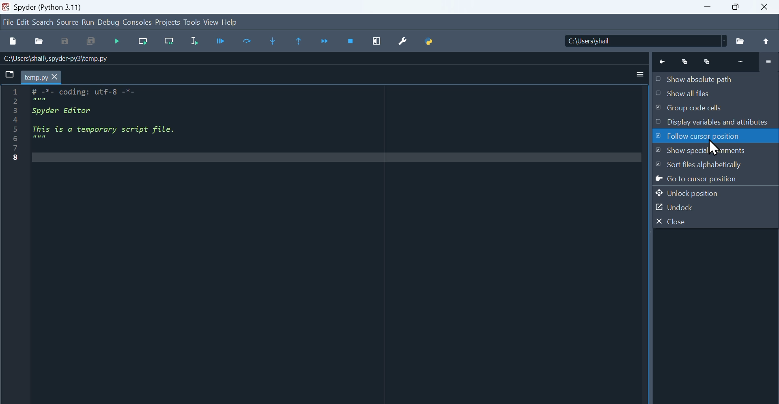 The image size is (779, 404). What do you see at coordinates (168, 44) in the screenshot?
I see `Run current line until next function` at bounding box center [168, 44].